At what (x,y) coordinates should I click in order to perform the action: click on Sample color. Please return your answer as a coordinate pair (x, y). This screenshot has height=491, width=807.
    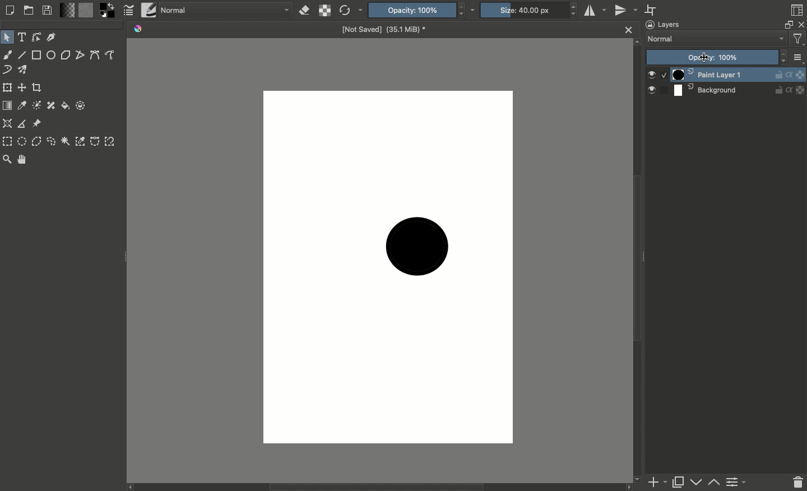
    Looking at the image, I should click on (22, 105).